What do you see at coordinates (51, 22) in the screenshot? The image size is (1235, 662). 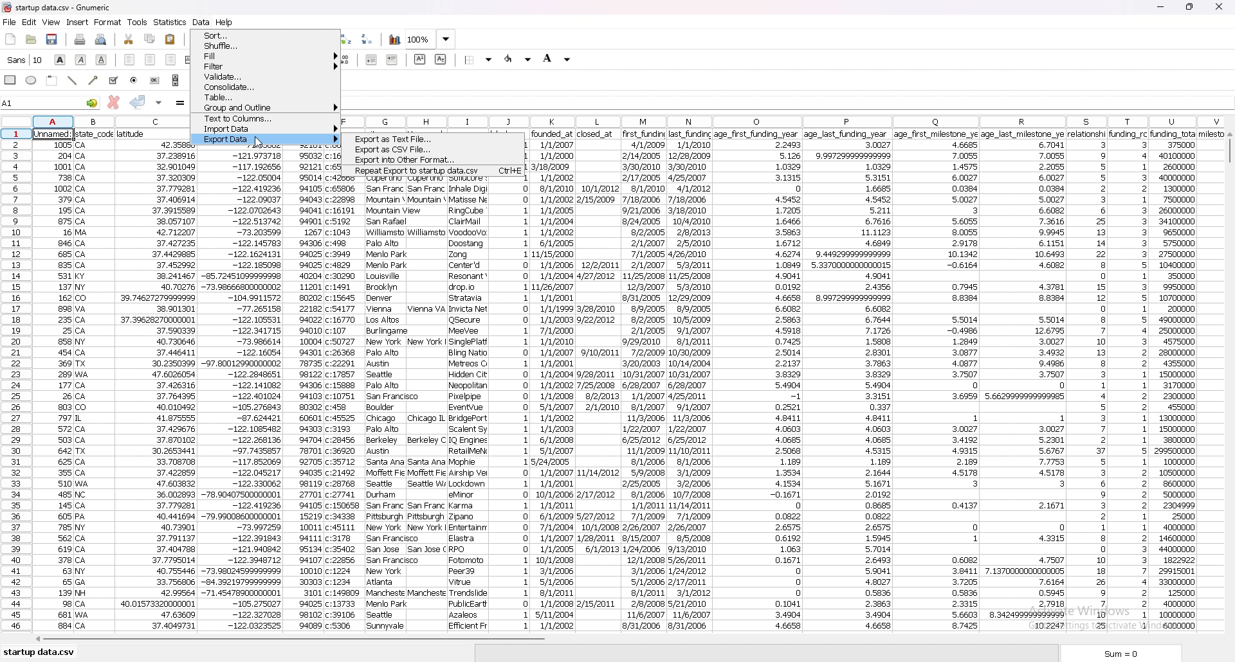 I see `view` at bounding box center [51, 22].